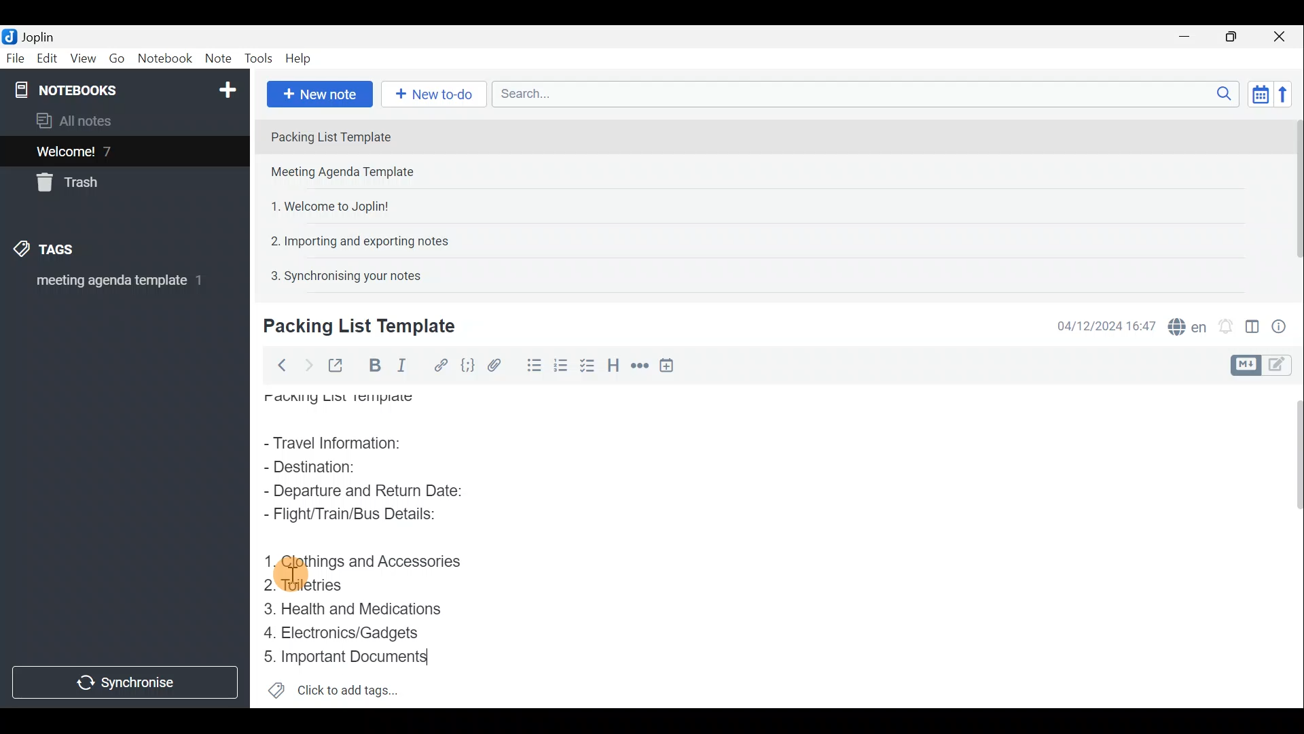 The image size is (1304, 734). What do you see at coordinates (407, 365) in the screenshot?
I see `Italic` at bounding box center [407, 365].